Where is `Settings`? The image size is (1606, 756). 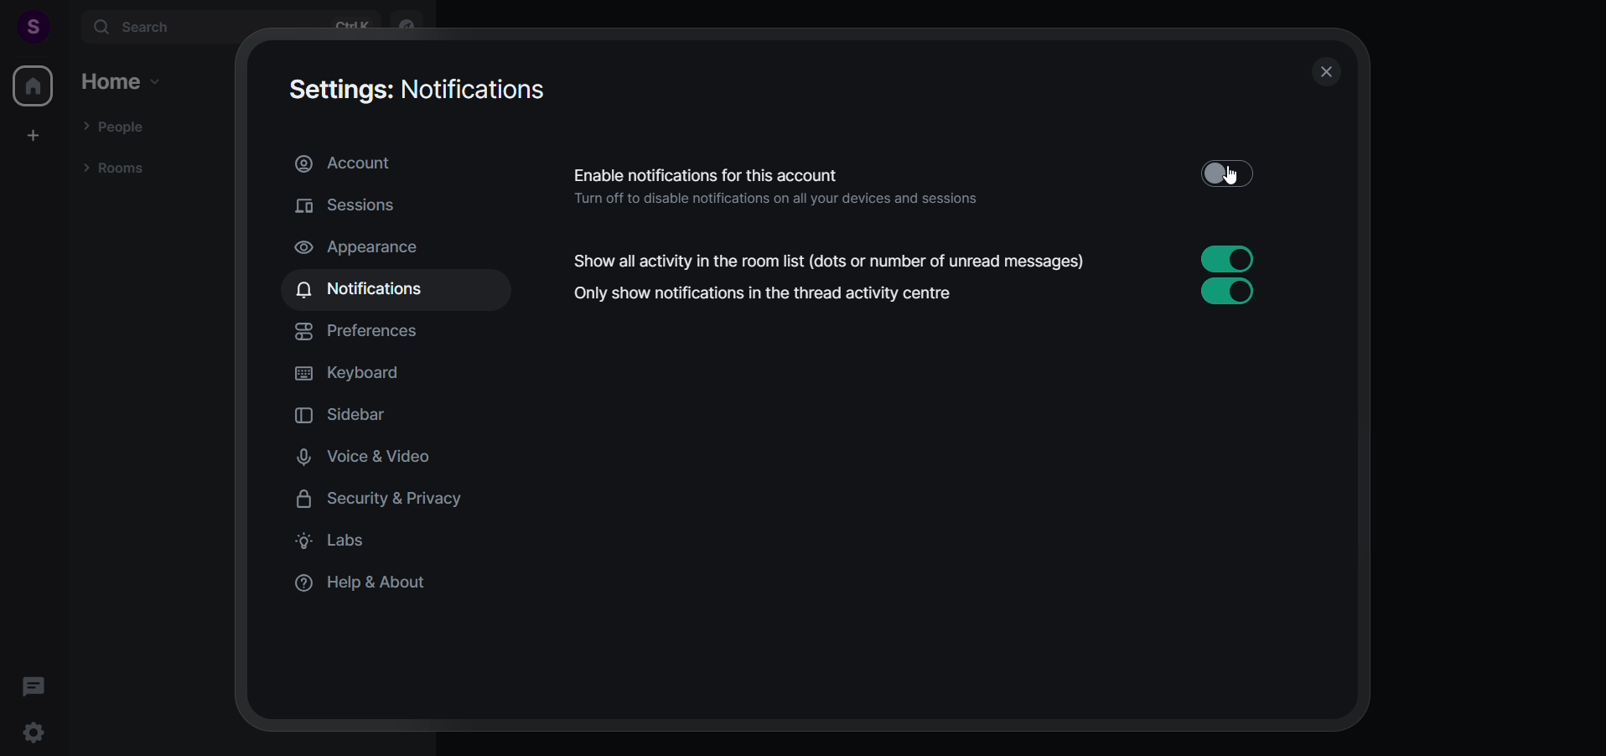 Settings is located at coordinates (36, 734).